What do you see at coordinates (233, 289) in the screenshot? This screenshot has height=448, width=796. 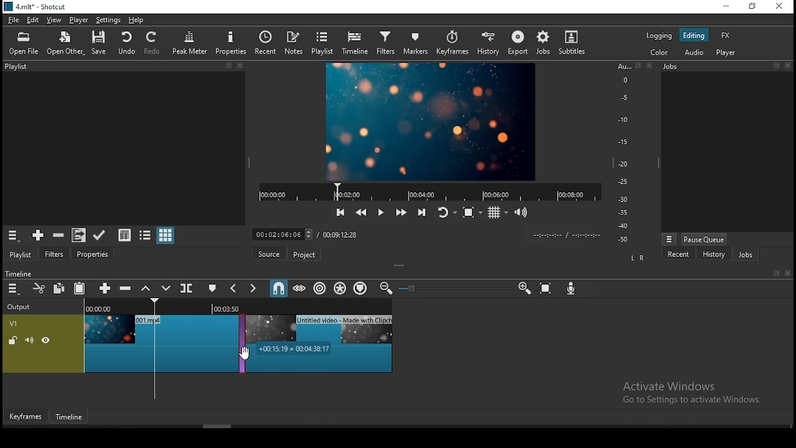 I see `previous marker` at bounding box center [233, 289].